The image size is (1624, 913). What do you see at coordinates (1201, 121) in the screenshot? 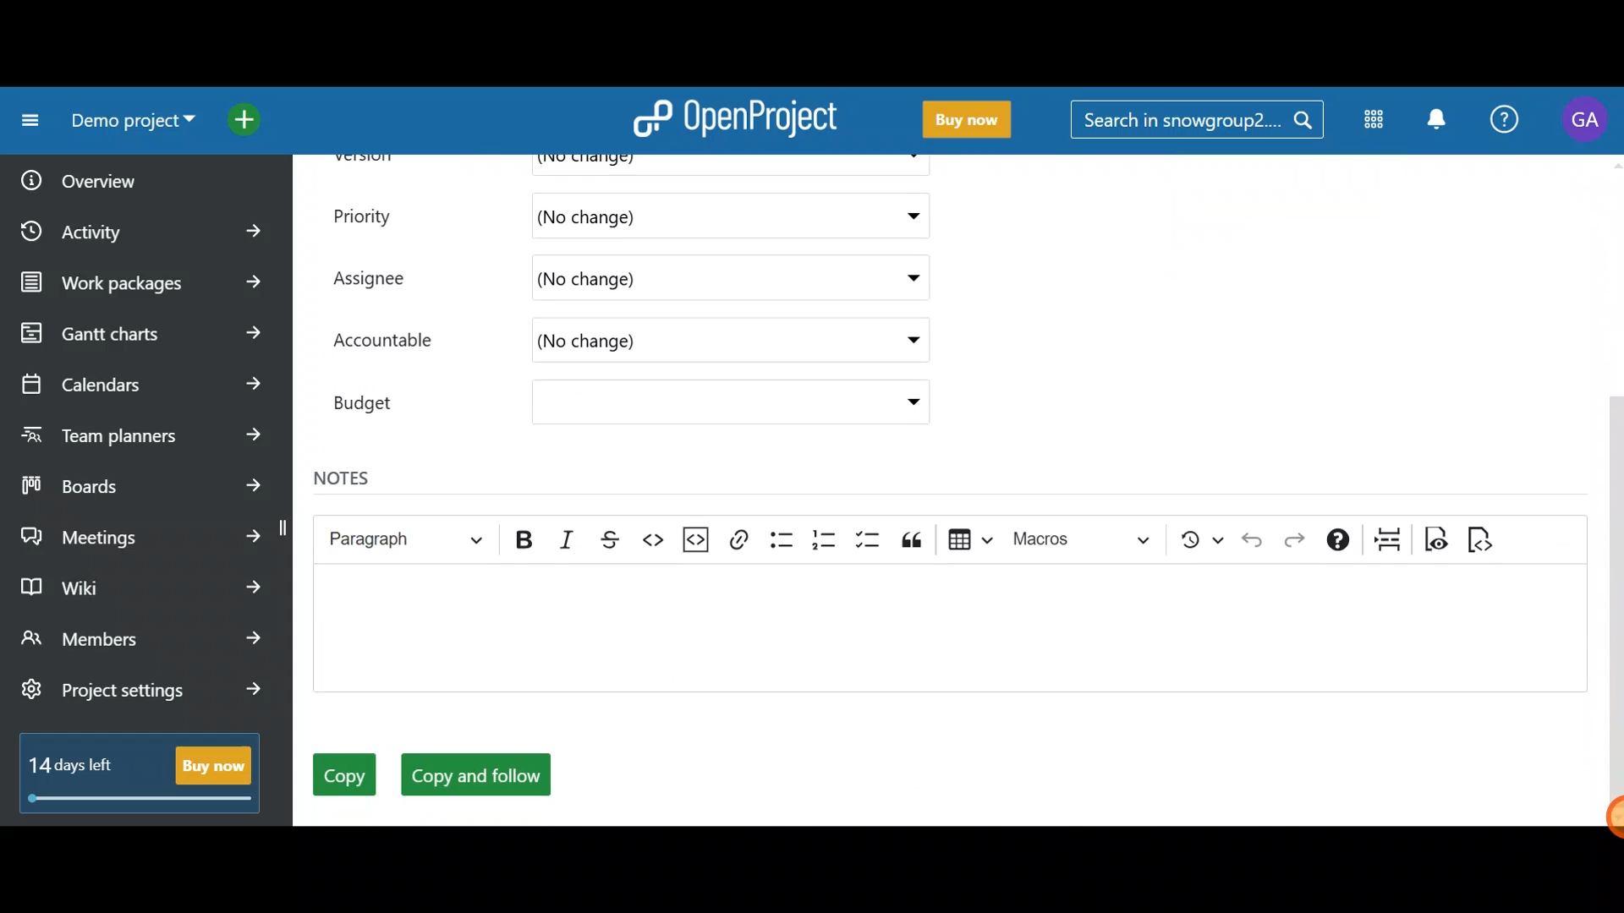
I see `Search in snowgroup?.... ` at bounding box center [1201, 121].